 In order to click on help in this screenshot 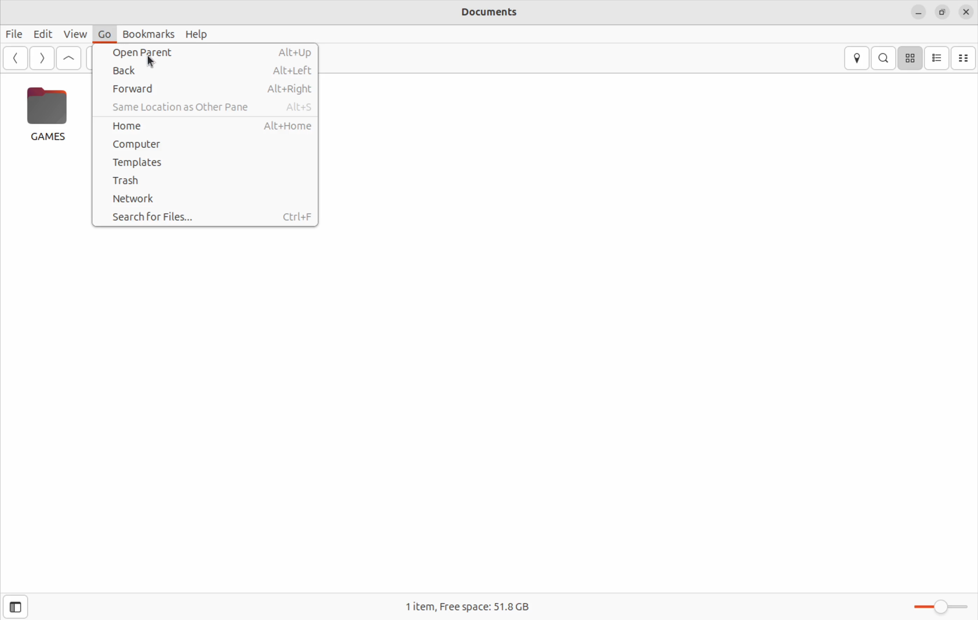, I will do `click(200, 35)`.